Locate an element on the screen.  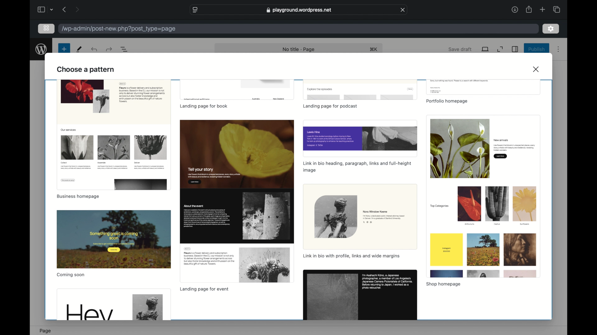
close is located at coordinates (537, 69).